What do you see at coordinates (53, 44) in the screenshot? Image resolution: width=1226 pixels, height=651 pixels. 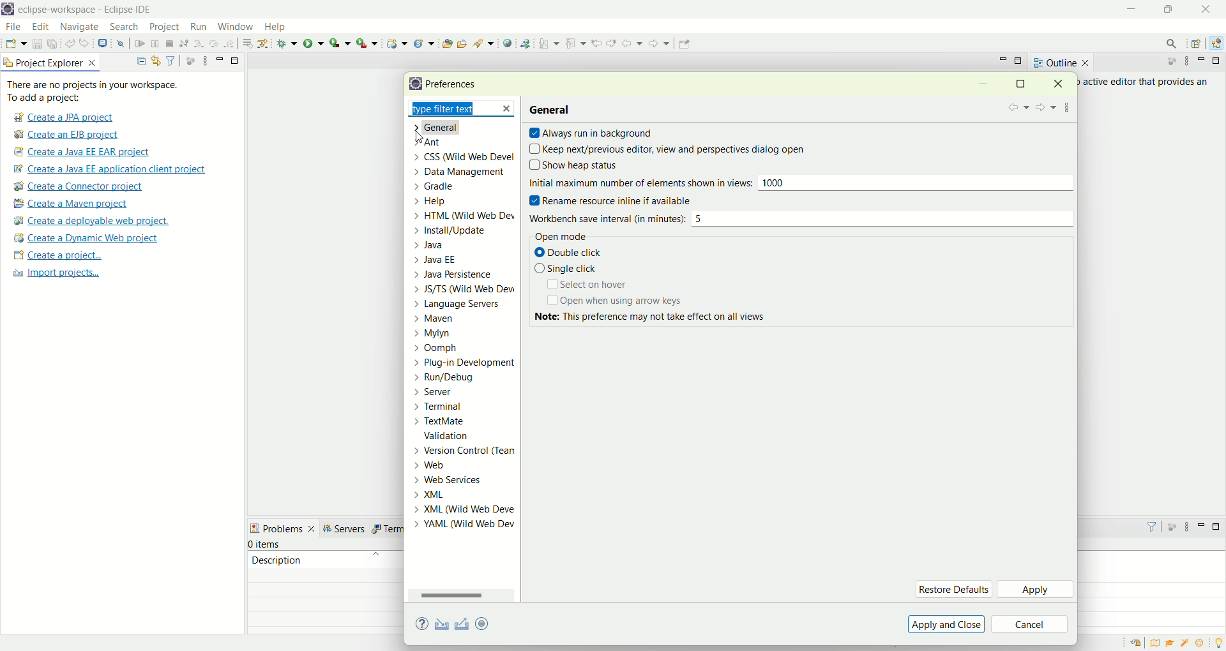 I see `save all` at bounding box center [53, 44].